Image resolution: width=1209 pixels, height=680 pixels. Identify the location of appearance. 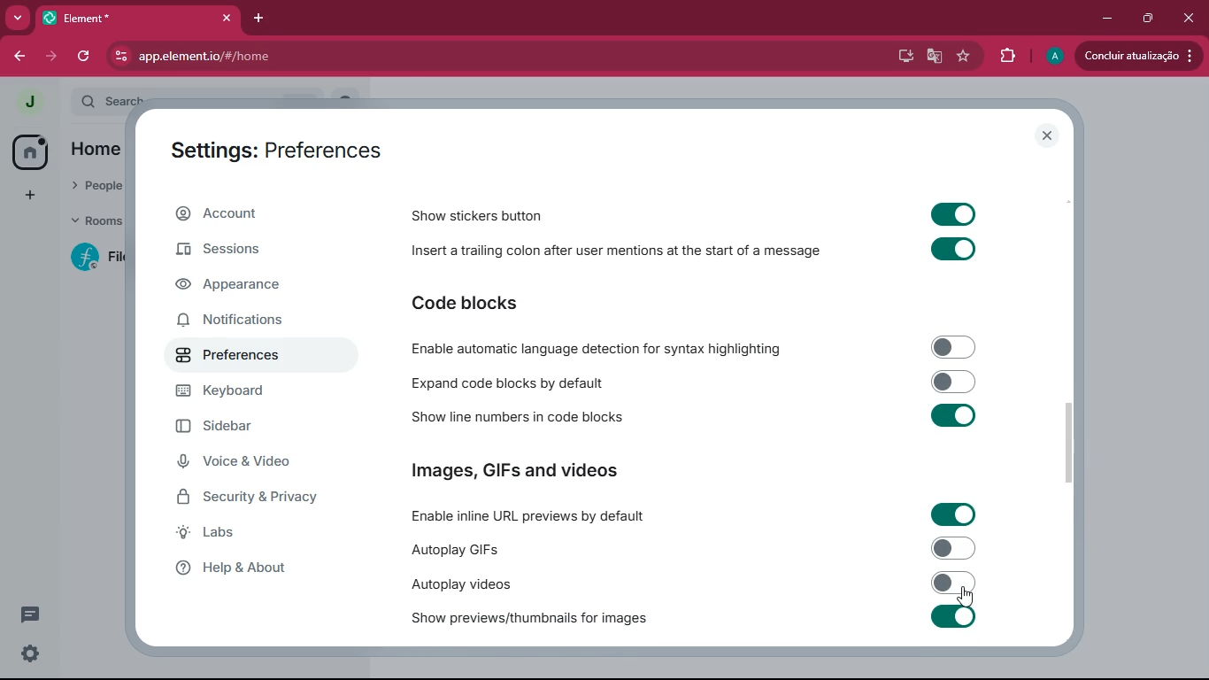
(241, 288).